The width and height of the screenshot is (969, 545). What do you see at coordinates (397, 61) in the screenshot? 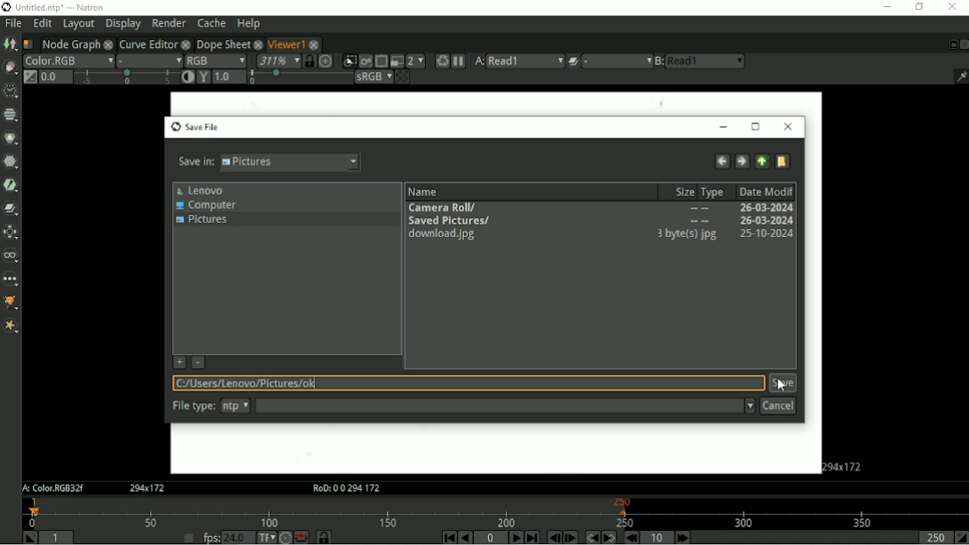
I see `Proxy mode` at bounding box center [397, 61].